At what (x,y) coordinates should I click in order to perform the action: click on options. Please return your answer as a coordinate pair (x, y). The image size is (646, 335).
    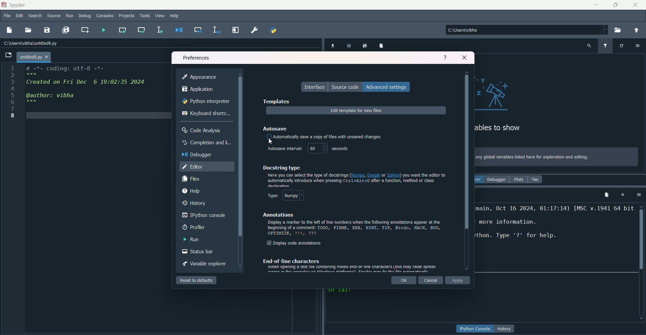
    Looking at the image, I should click on (638, 194).